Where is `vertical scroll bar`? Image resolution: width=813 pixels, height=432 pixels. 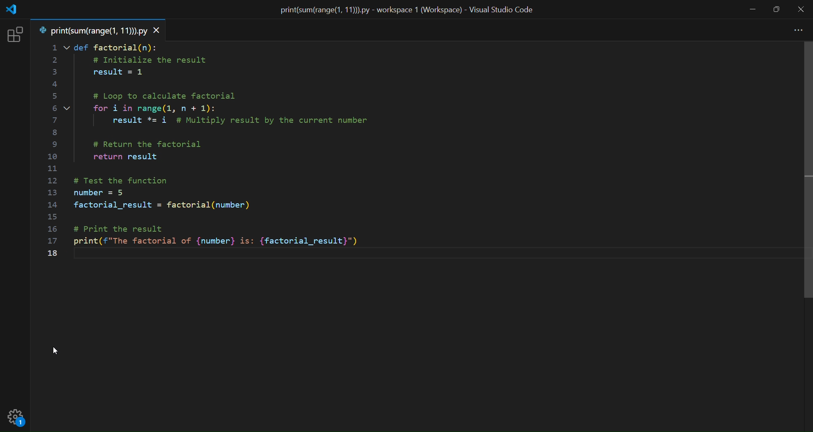
vertical scroll bar is located at coordinates (806, 233).